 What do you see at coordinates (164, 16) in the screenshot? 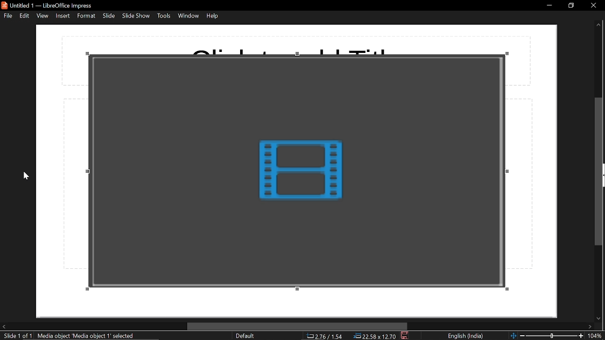
I see `tools` at bounding box center [164, 16].